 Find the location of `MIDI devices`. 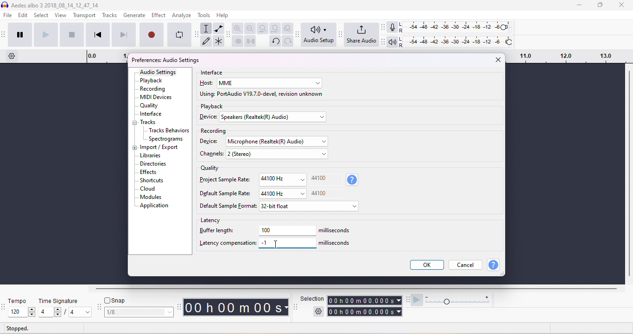

MIDI devices is located at coordinates (157, 98).